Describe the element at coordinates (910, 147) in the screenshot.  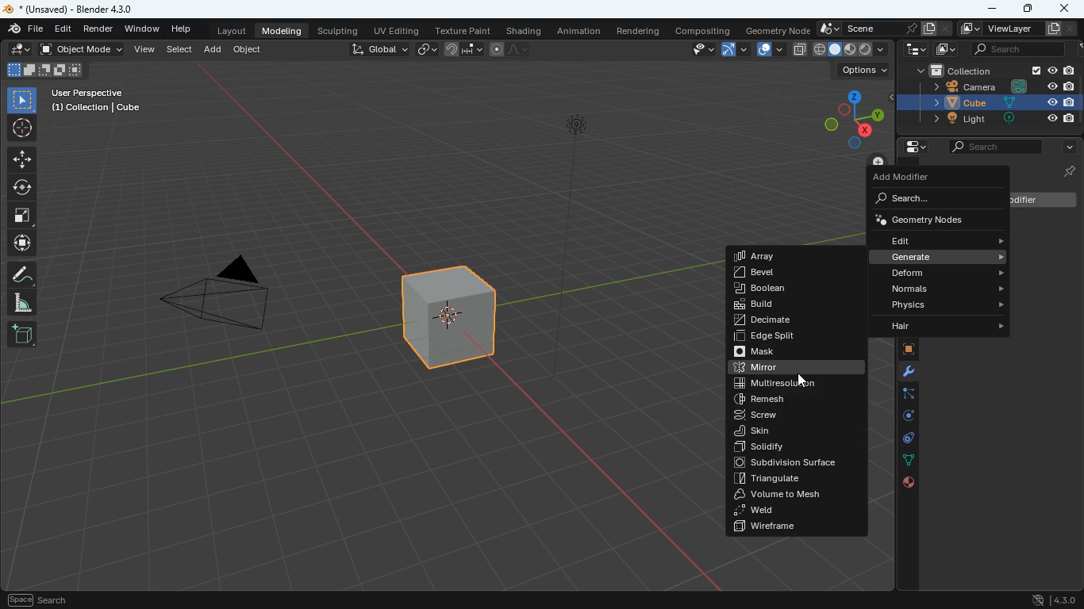
I see `settings` at that location.